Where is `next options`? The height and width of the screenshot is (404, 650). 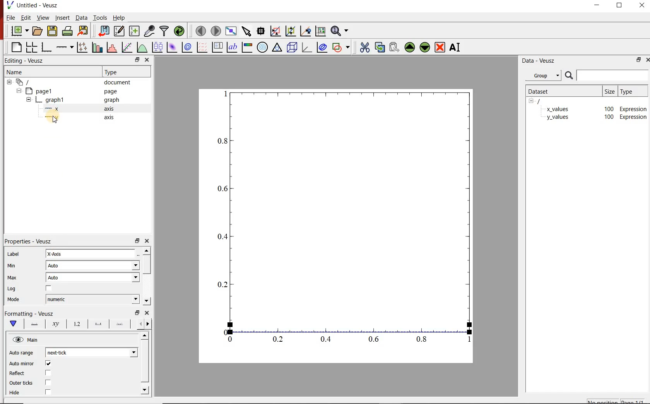 next options is located at coordinates (140, 324).